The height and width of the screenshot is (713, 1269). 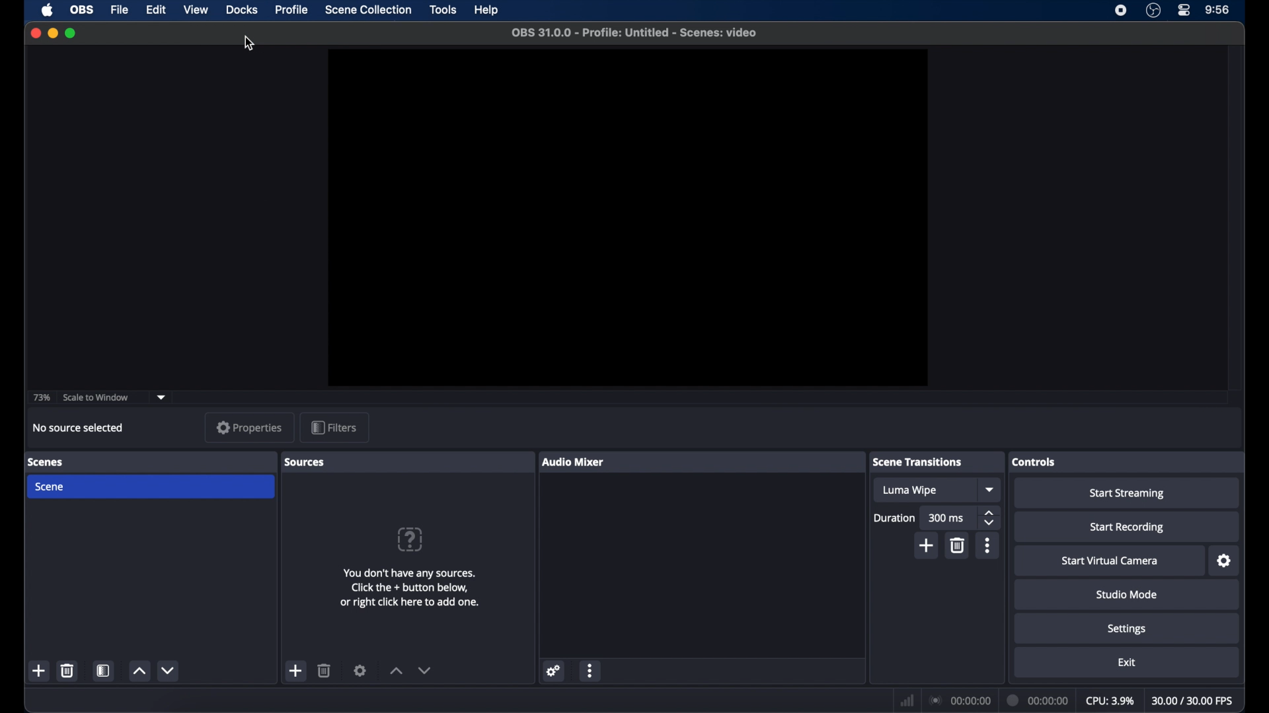 I want to click on view, so click(x=194, y=10).